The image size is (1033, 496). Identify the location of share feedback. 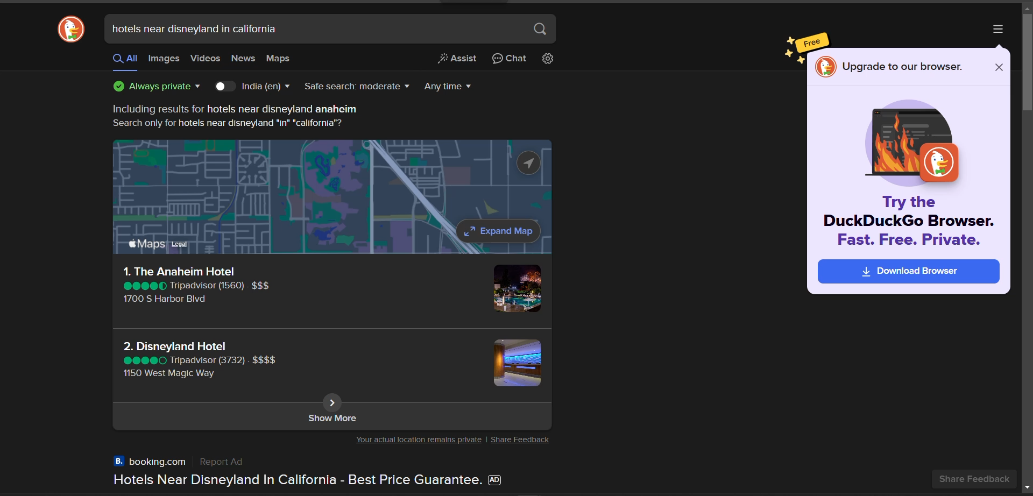
(522, 440).